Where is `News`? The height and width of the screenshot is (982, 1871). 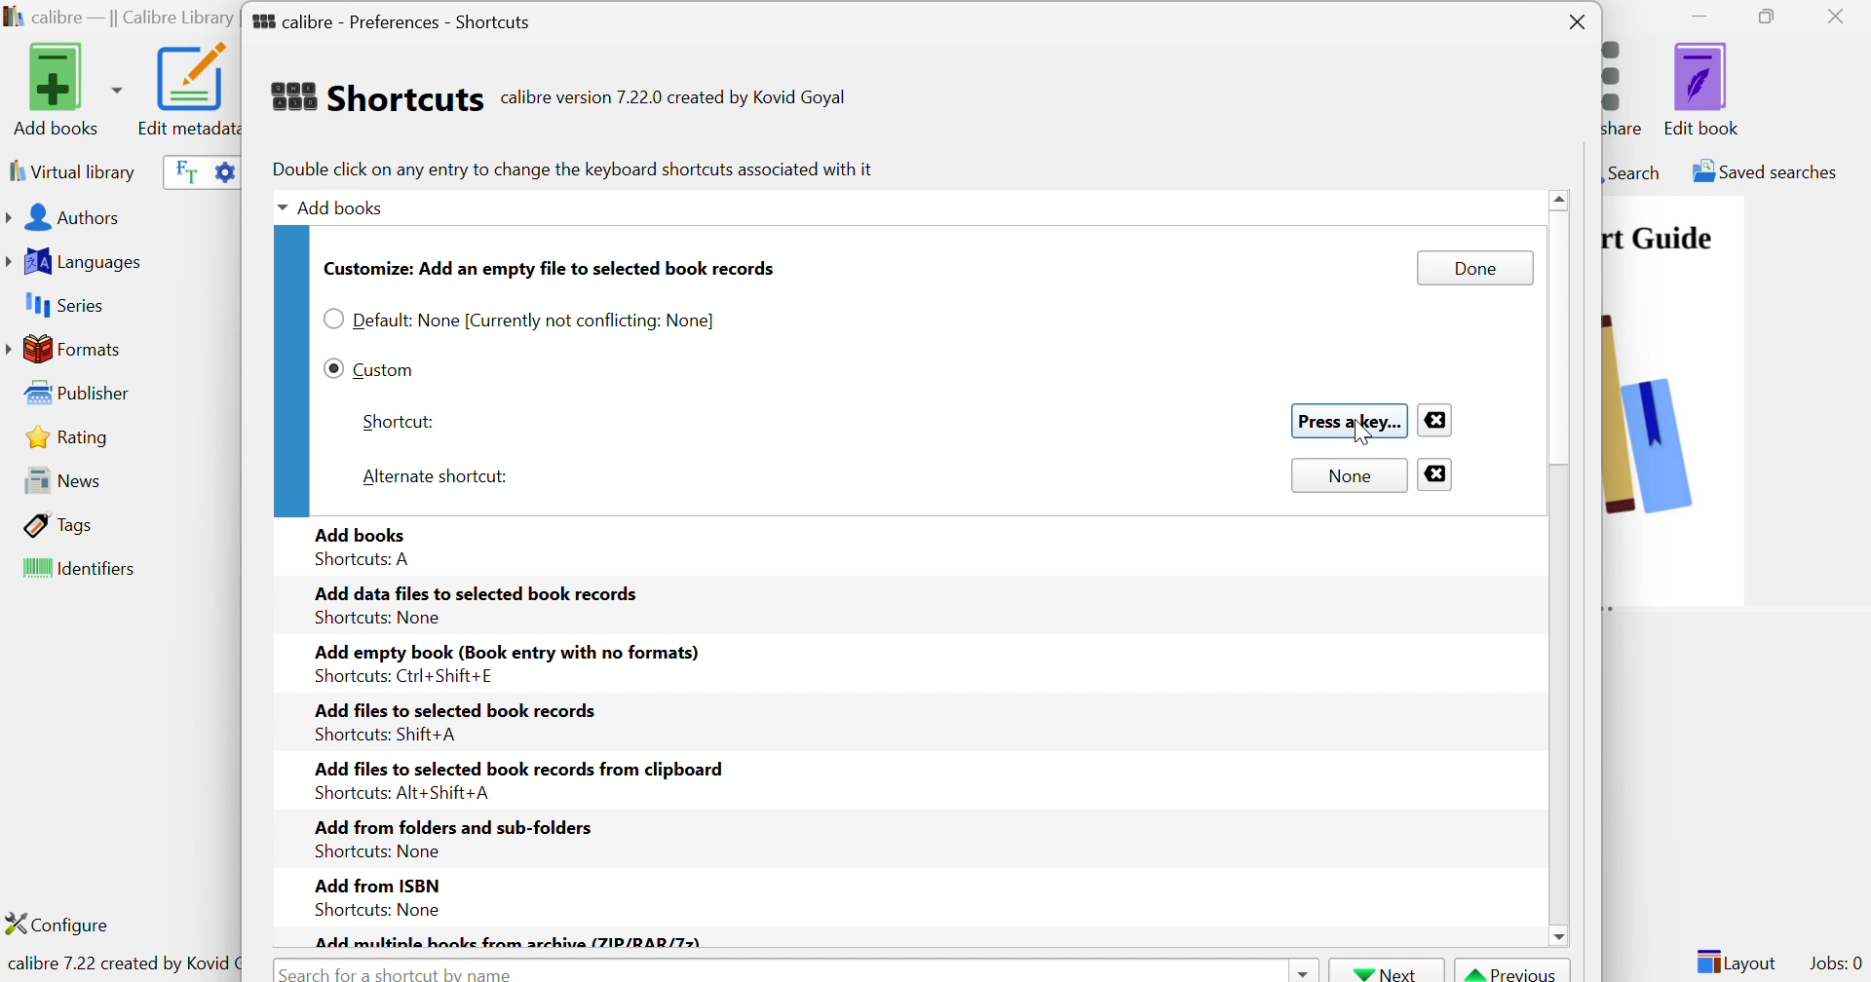
News is located at coordinates (57, 479).